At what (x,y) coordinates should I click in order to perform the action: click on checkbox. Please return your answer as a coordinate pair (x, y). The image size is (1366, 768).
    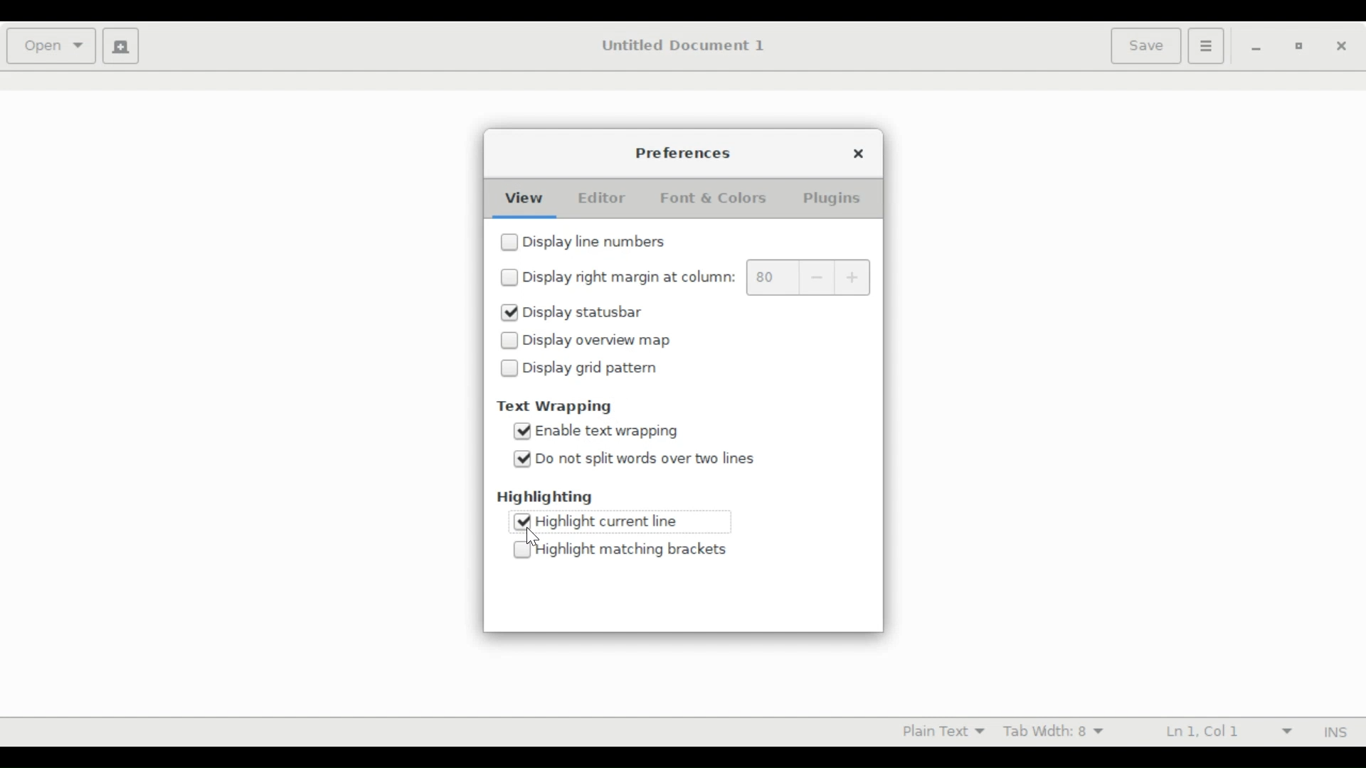
    Looking at the image, I should click on (509, 368).